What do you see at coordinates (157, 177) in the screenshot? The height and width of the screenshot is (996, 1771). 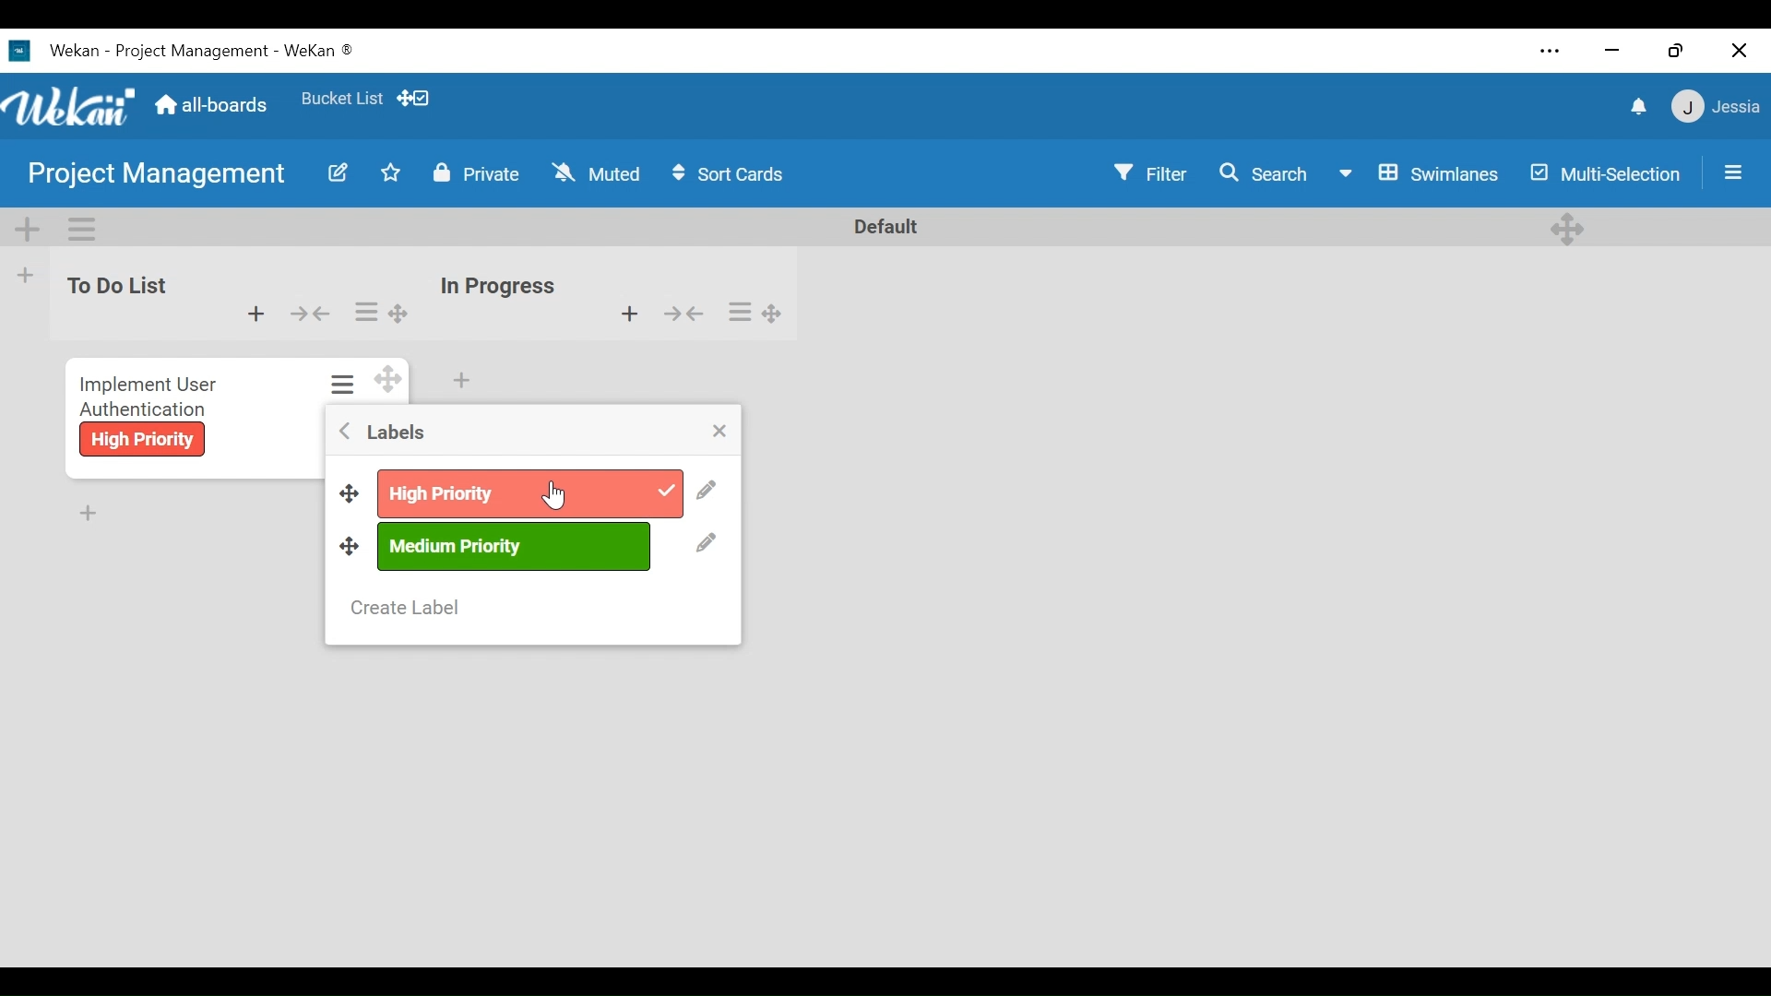 I see `Project Management` at bounding box center [157, 177].